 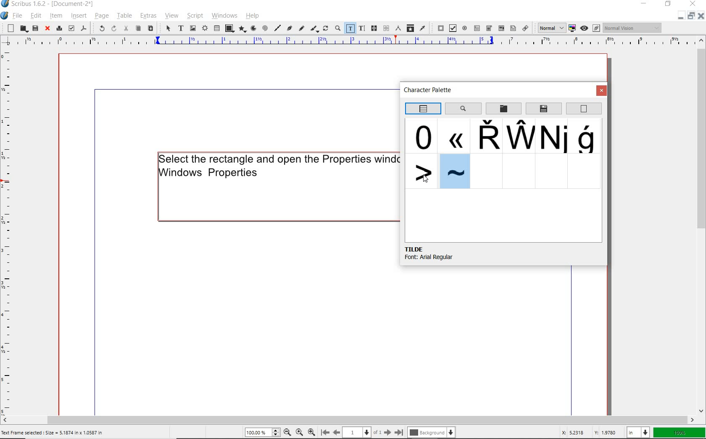 I want to click on ruler, so click(x=7, y=233).